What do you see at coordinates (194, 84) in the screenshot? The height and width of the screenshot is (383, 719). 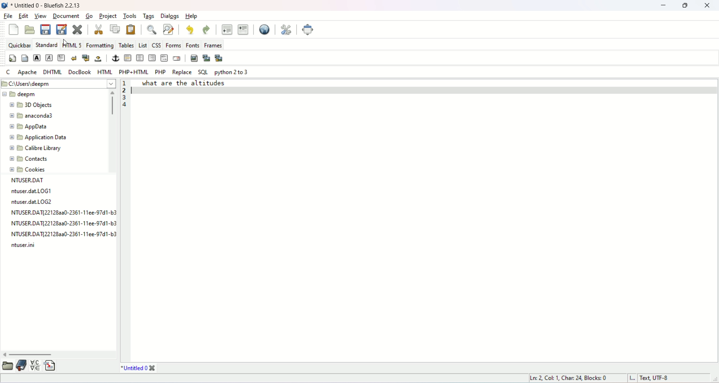 I see `text` at bounding box center [194, 84].